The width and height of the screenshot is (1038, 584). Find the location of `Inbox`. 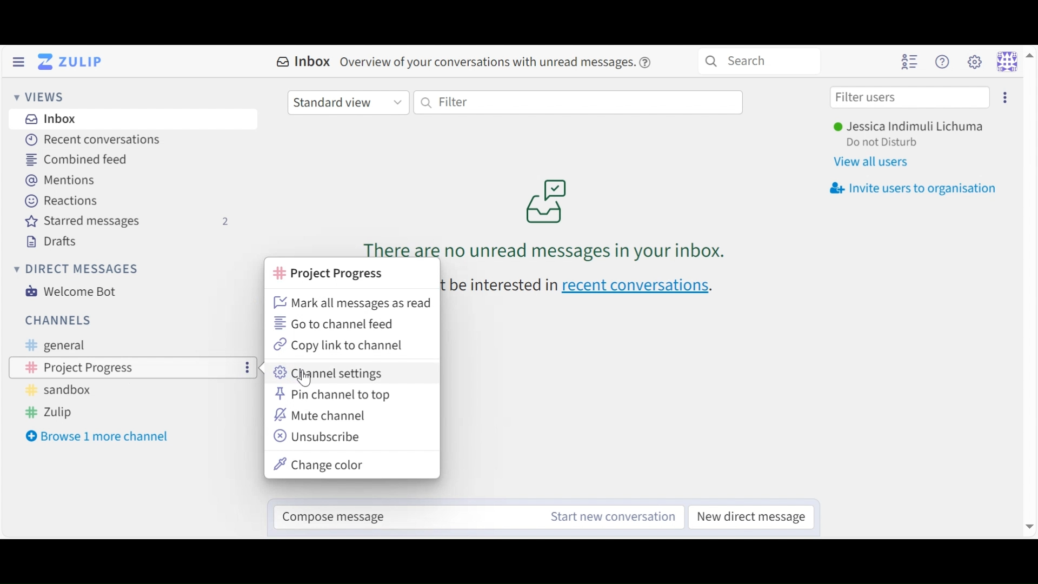

Inbox is located at coordinates (50, 120).